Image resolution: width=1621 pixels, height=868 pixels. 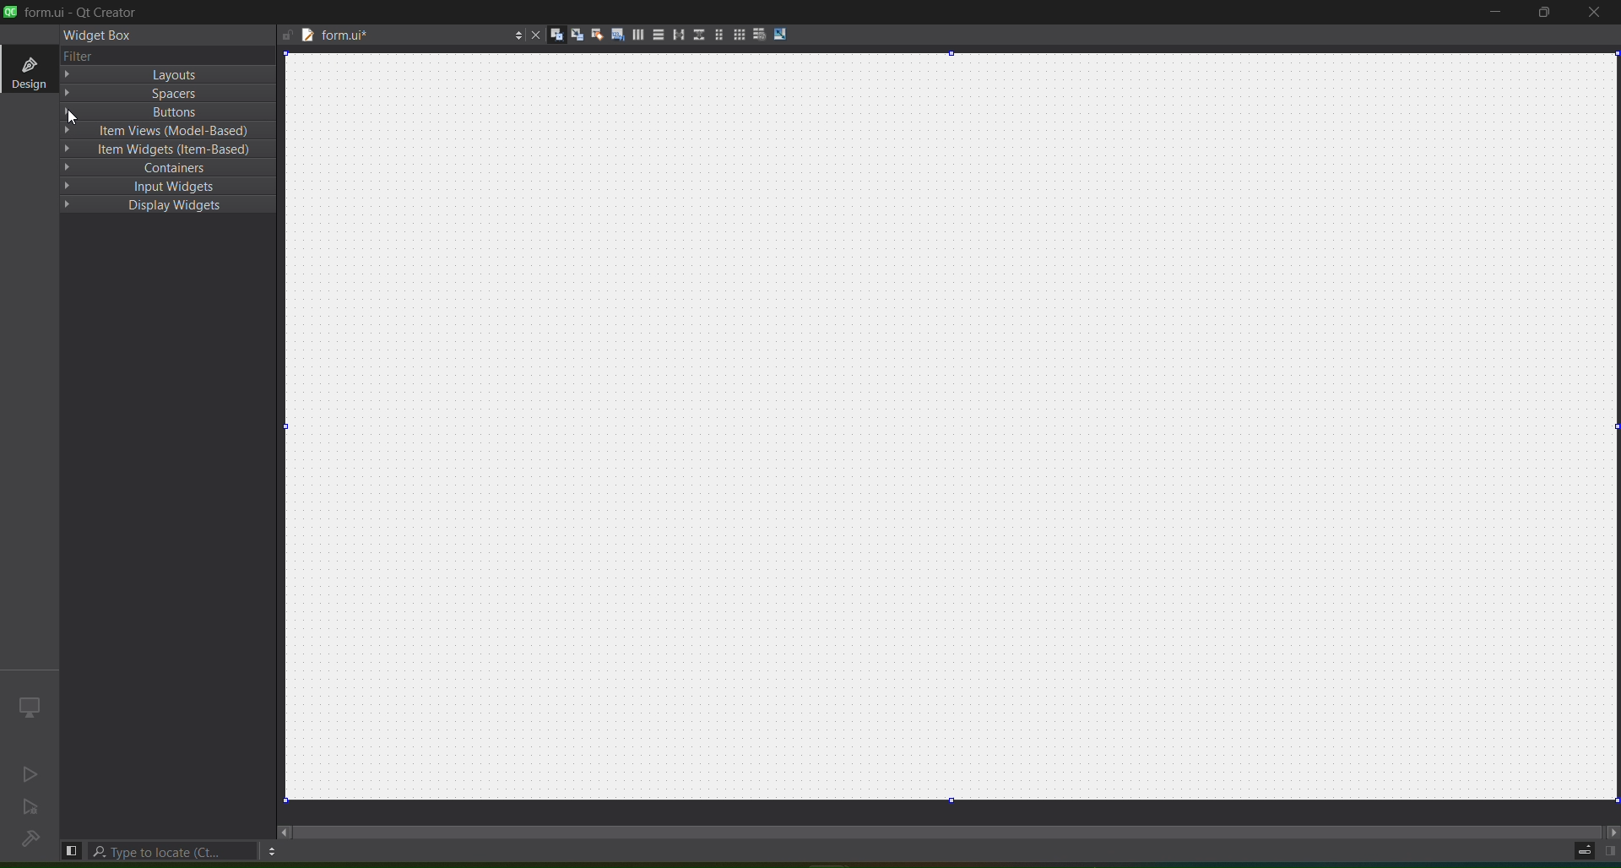 What do you see at coordinates (274, 851) in the screenshot?
I see `options` at bounding box center [274, 851].